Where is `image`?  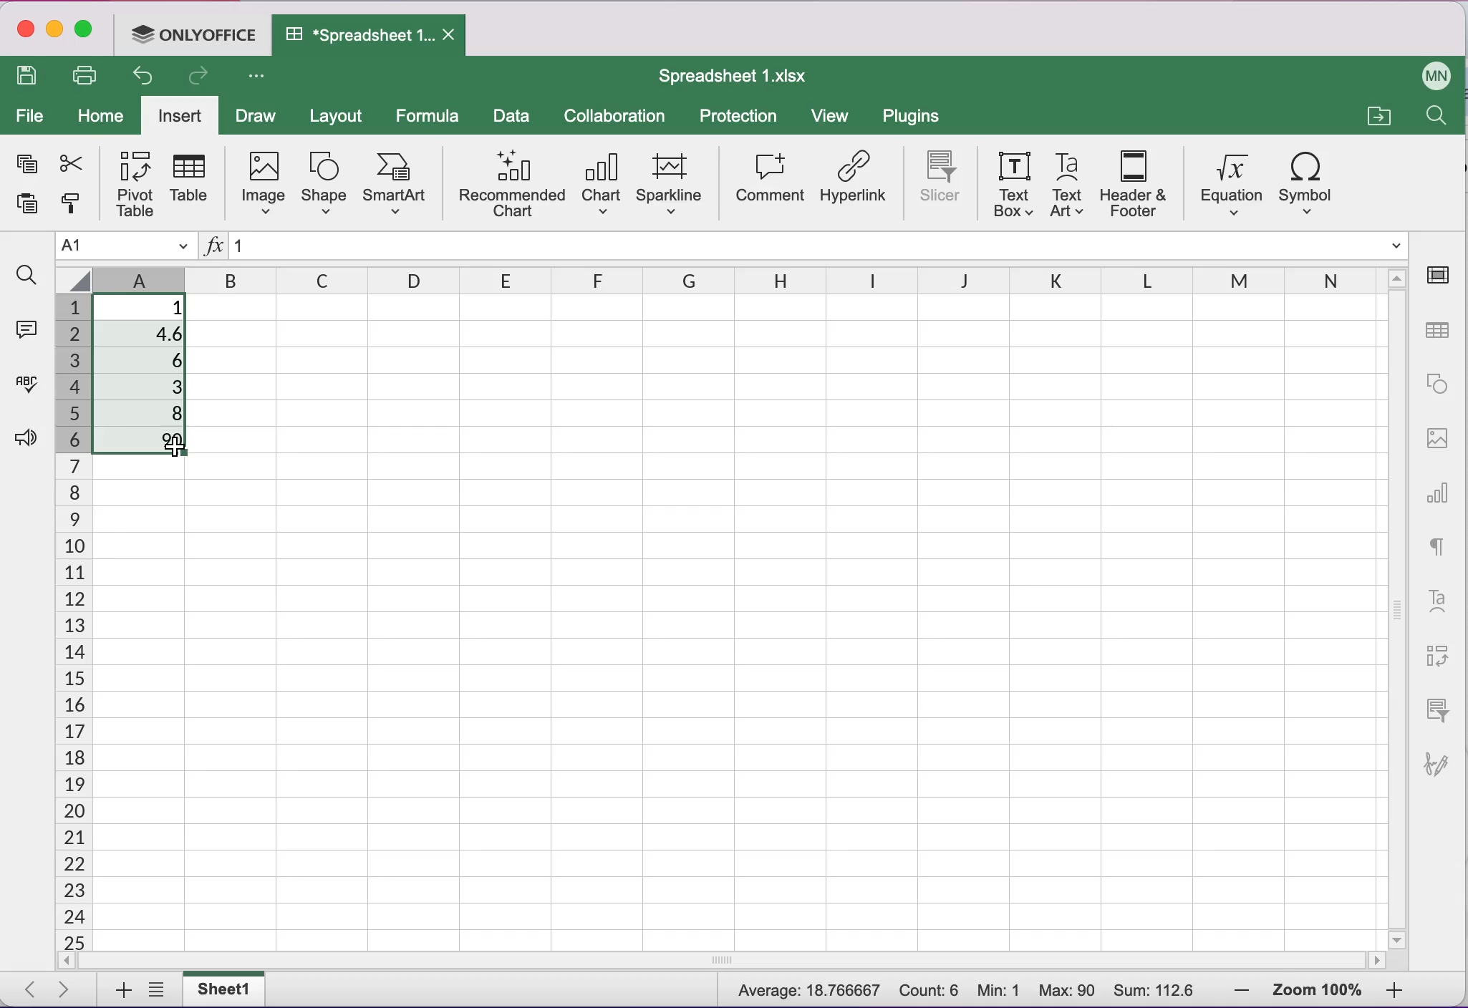 image is located at coordinates (1439, 437).